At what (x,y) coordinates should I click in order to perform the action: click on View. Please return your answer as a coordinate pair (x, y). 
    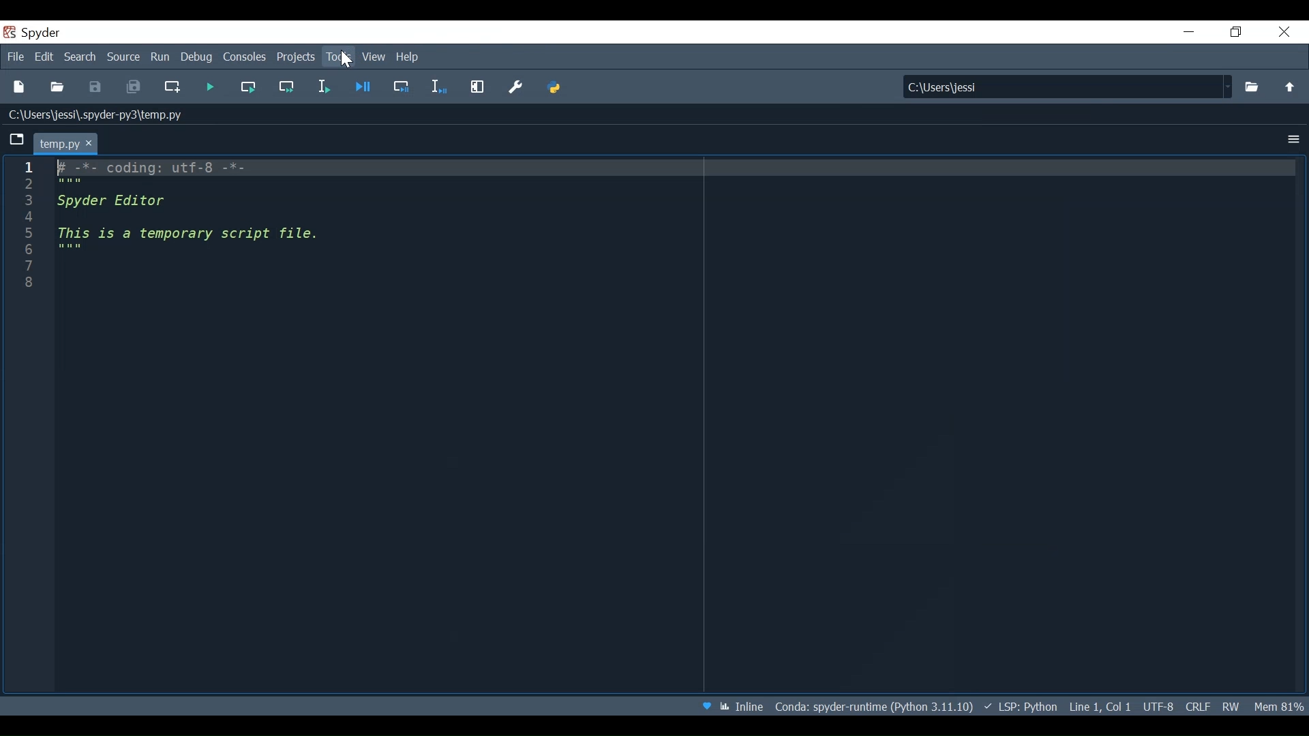
    Looking at the image, I should click on (375, 57).